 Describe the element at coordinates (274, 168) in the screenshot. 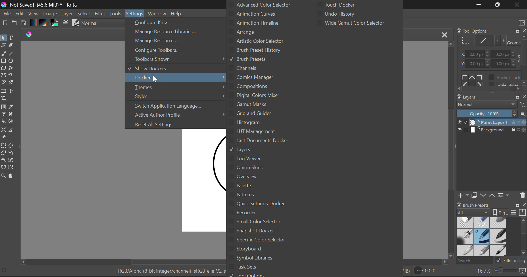

I see `Onion Skins` at that location.